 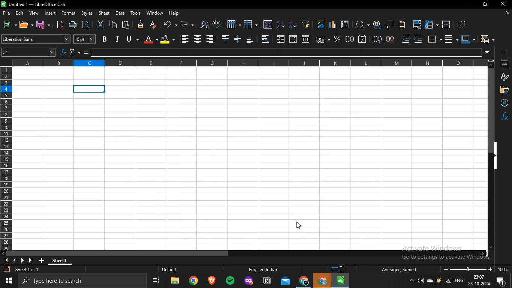 What do you see at coordinates (249, 281) in the screenshot?
I see `mozilla firefox` at bounding box center [249, 281].